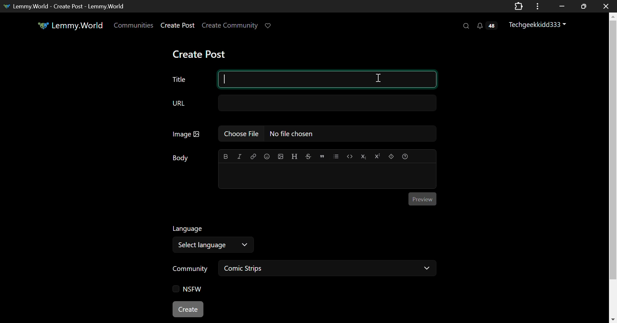 This screenshot has width=617, height=323. Describe the element at coordinates (294, 157) in the screenshot. I see `header` at that location.